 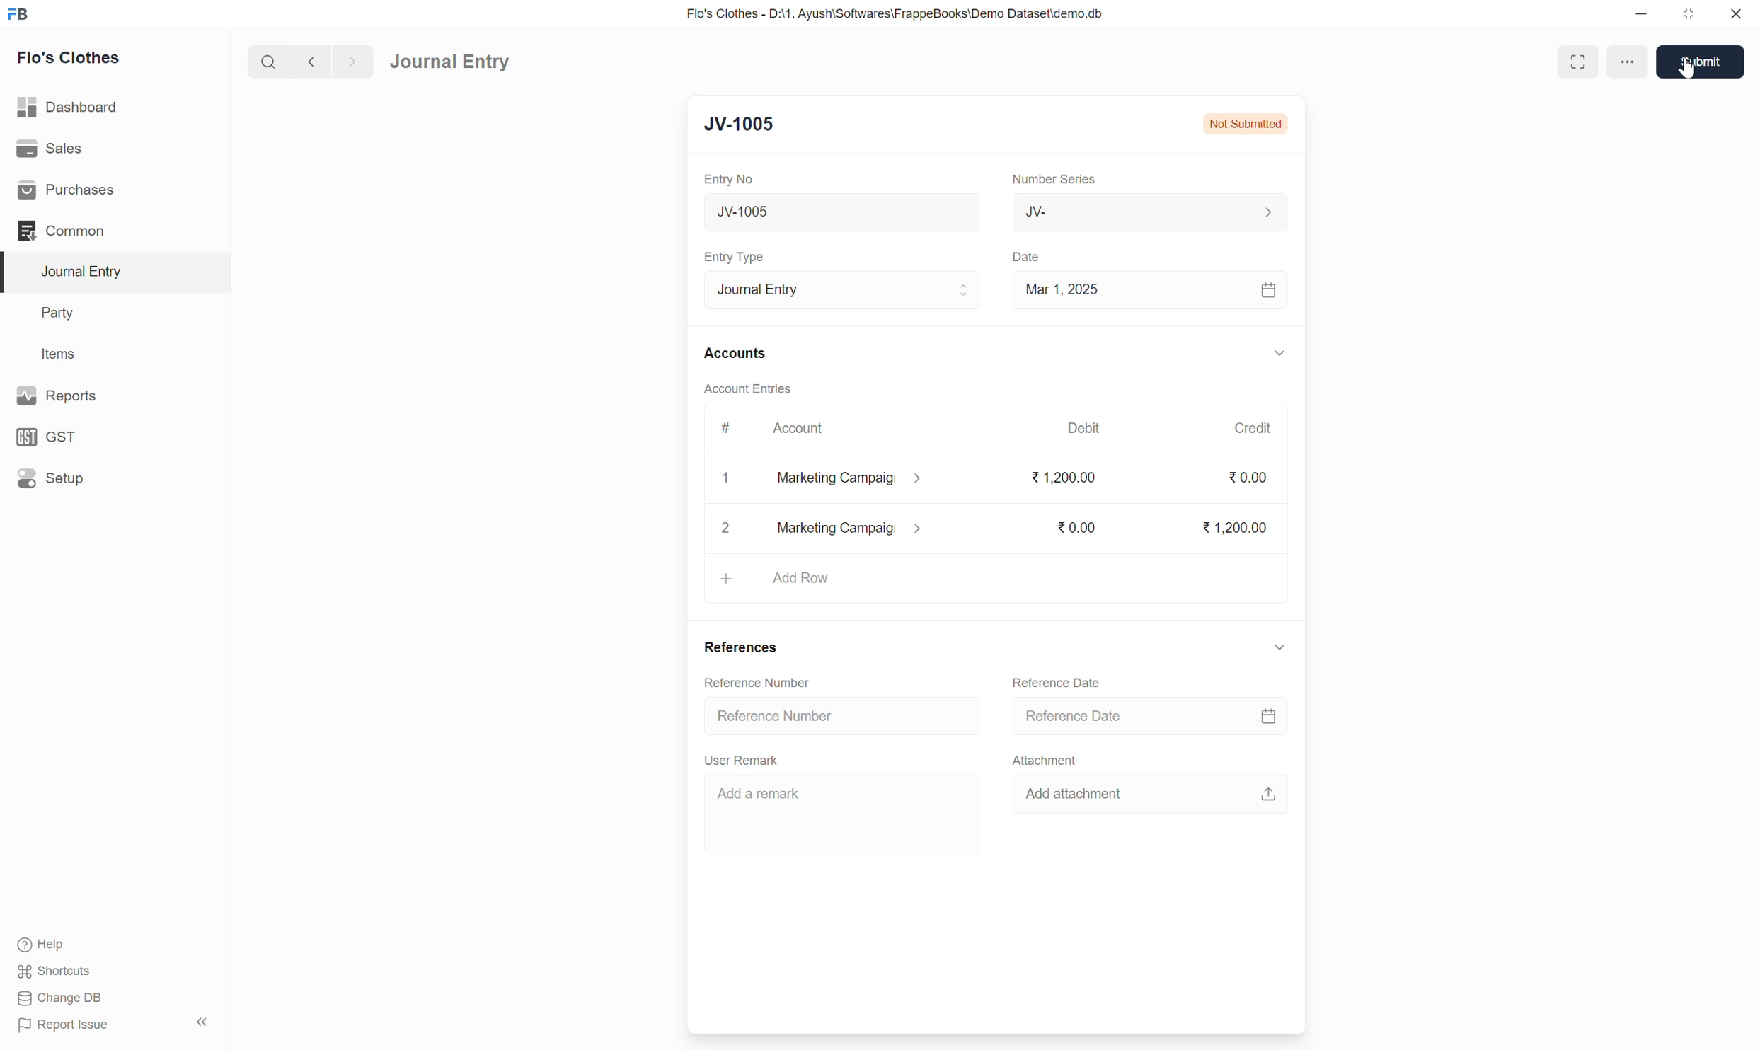 I want to click on enlarge, so click(x=1577, y=60).